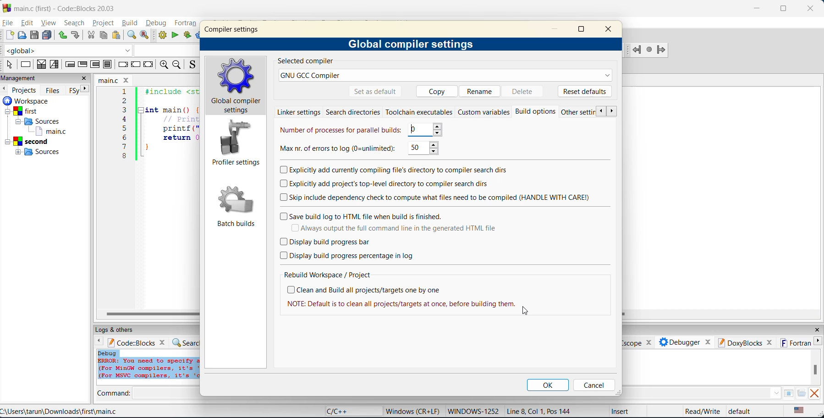  Describe the element at coordinates (541, 411) in the screenshot. I see `Line 8, Col 1, Pos 144` at that location.